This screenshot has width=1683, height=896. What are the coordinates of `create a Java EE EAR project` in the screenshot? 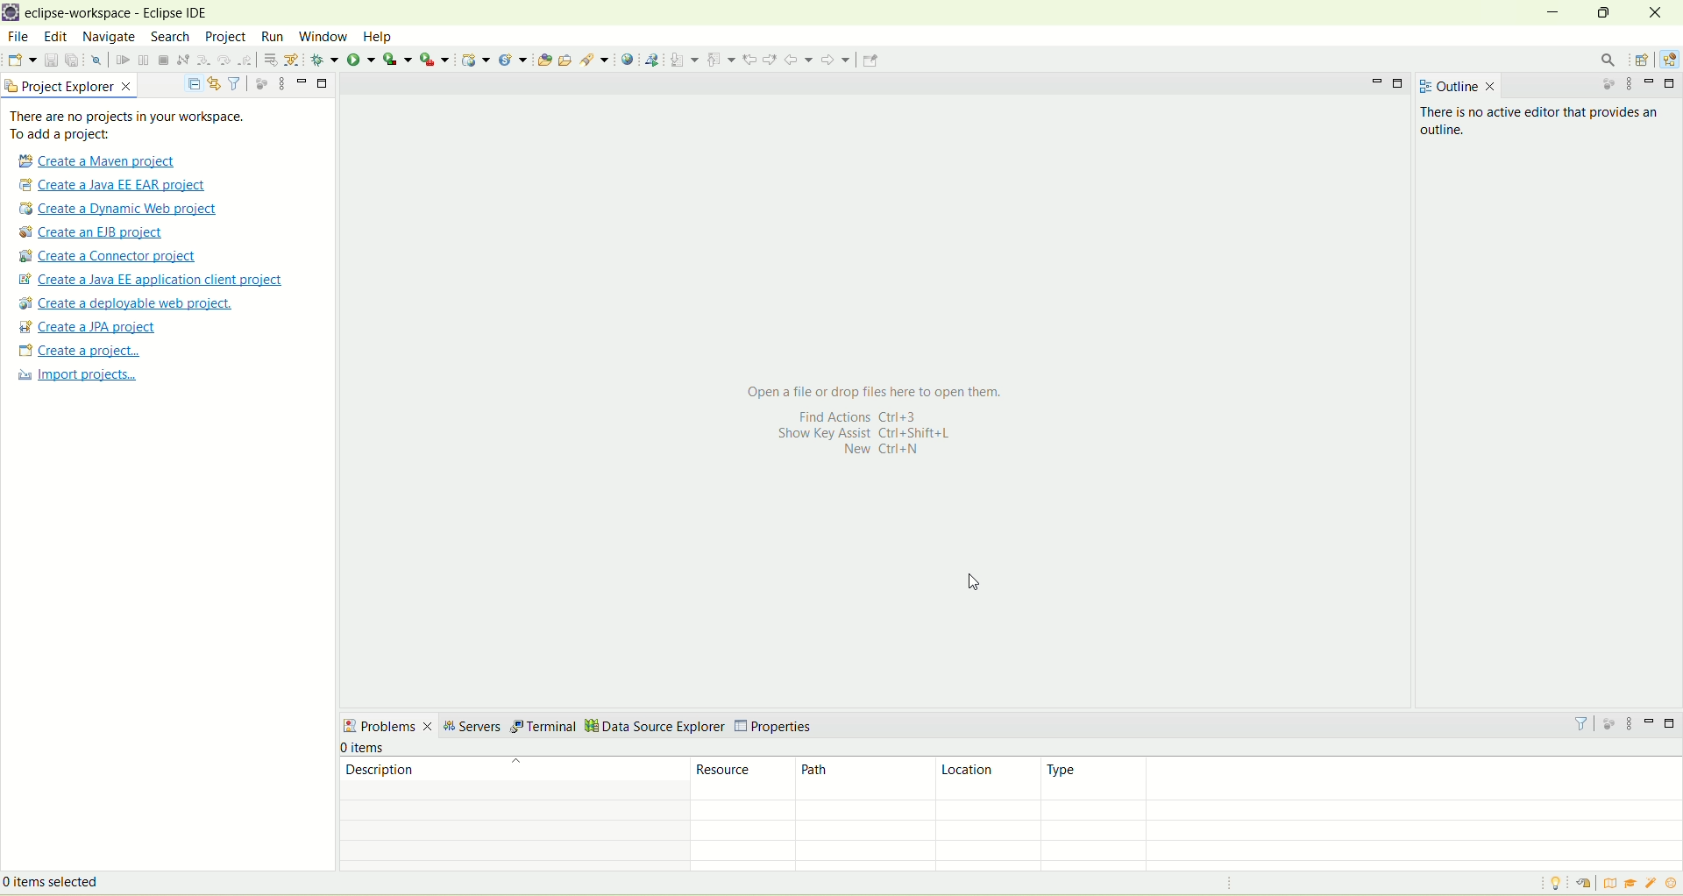 It's located at (113, 185).